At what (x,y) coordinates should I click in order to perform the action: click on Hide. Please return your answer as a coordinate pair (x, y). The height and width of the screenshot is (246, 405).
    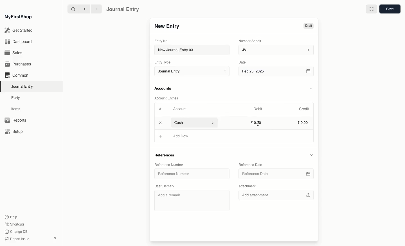
    Looking at the image, I should click on (311, 155).